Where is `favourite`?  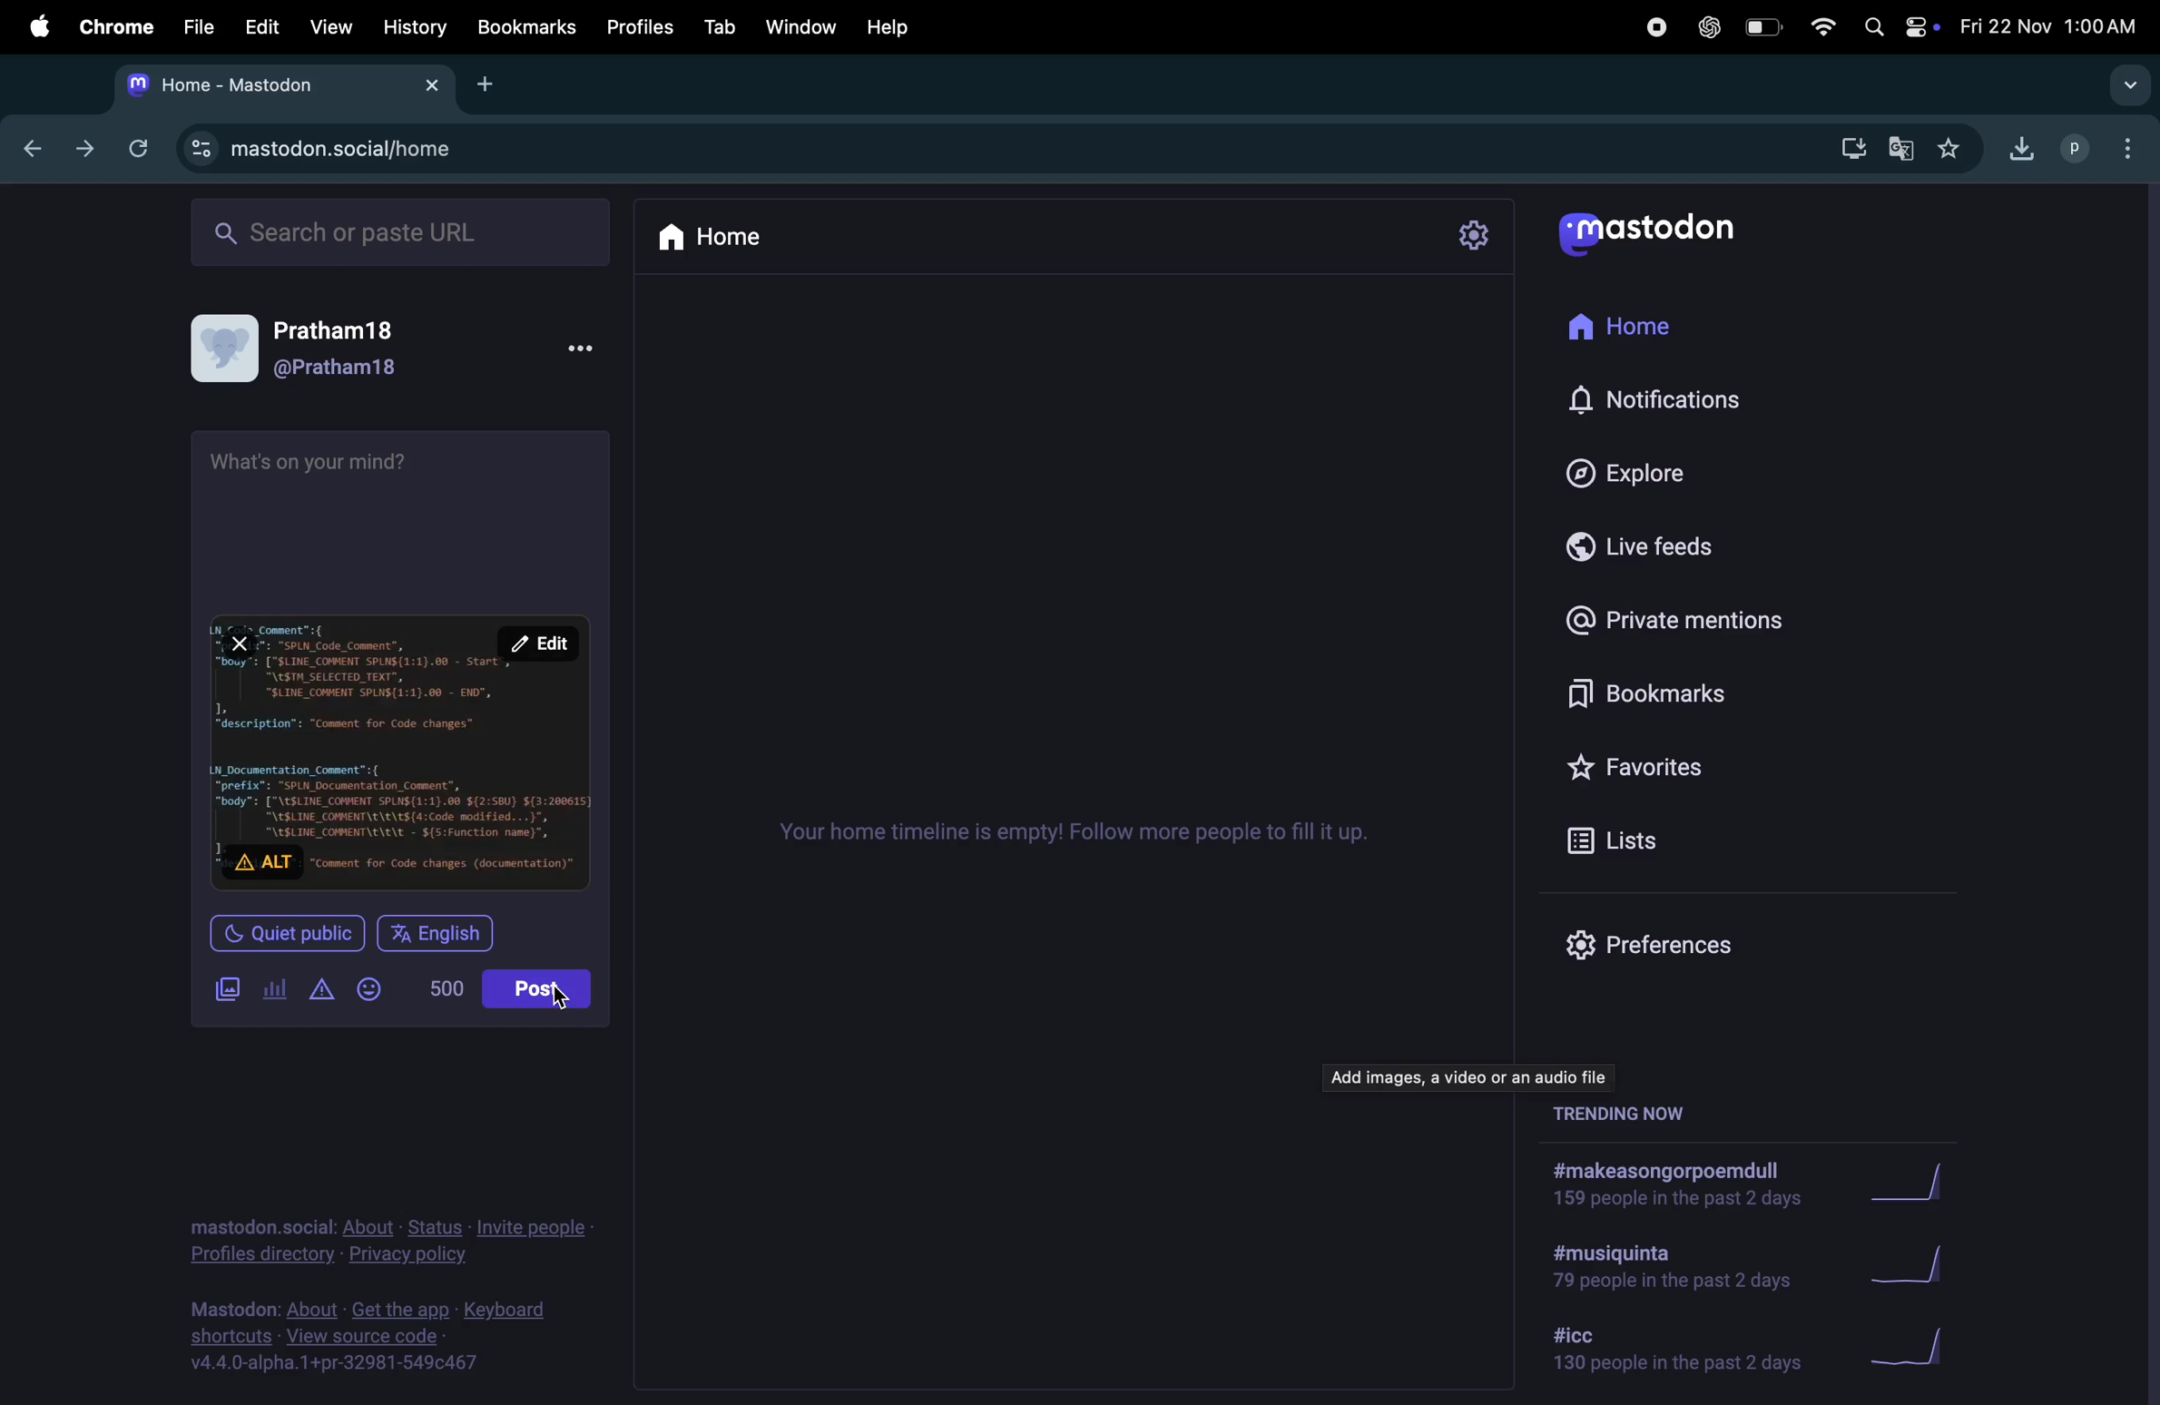 favourite is located at coordinates (1955, 150).